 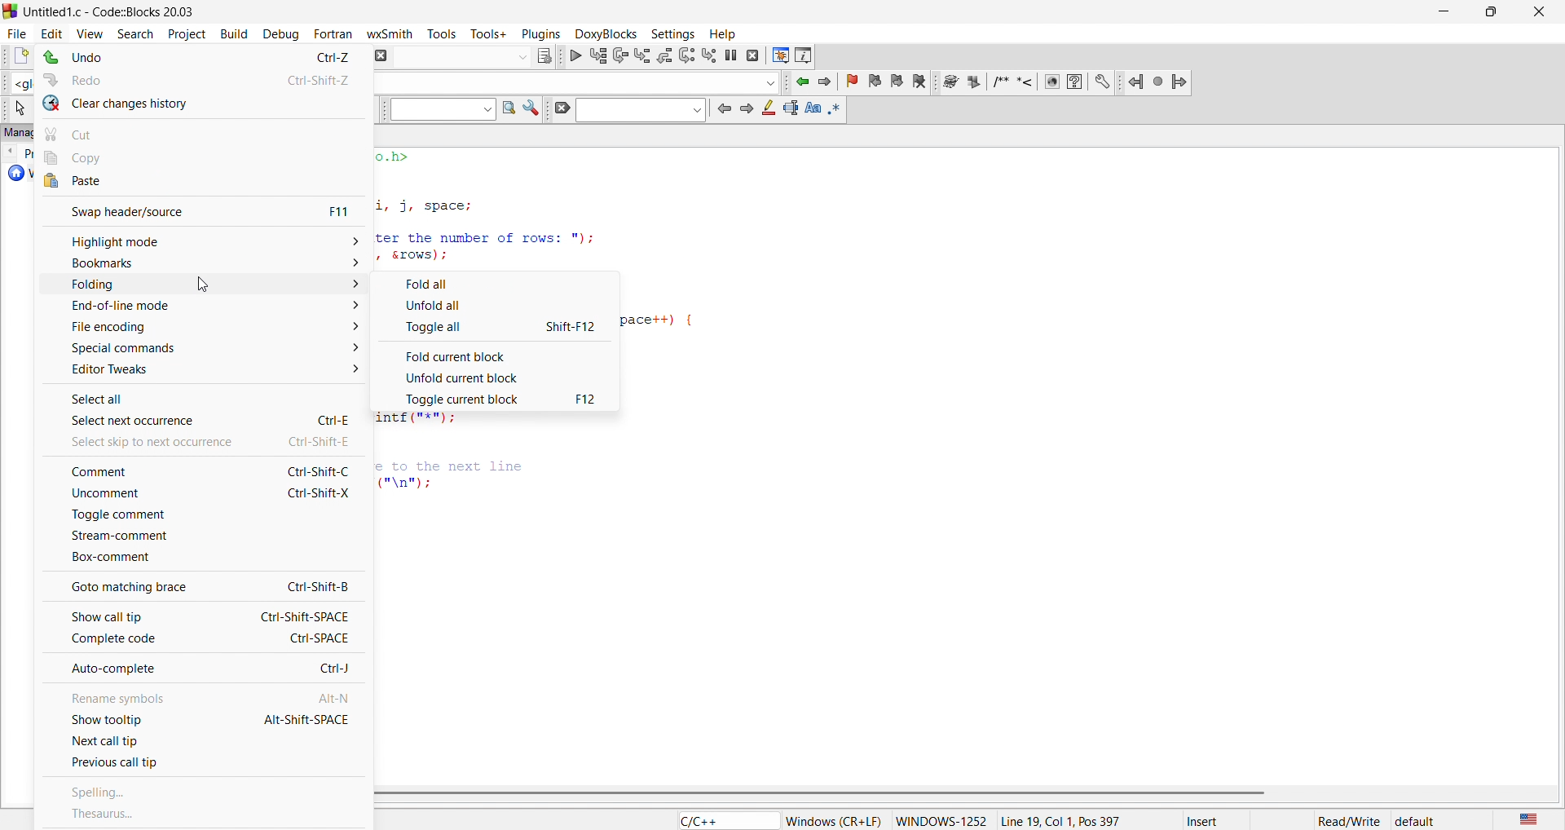 What do you see at coordinates (754, 55) in the screenshot?
I see `stop debugging` at bounding box center [754, 55].